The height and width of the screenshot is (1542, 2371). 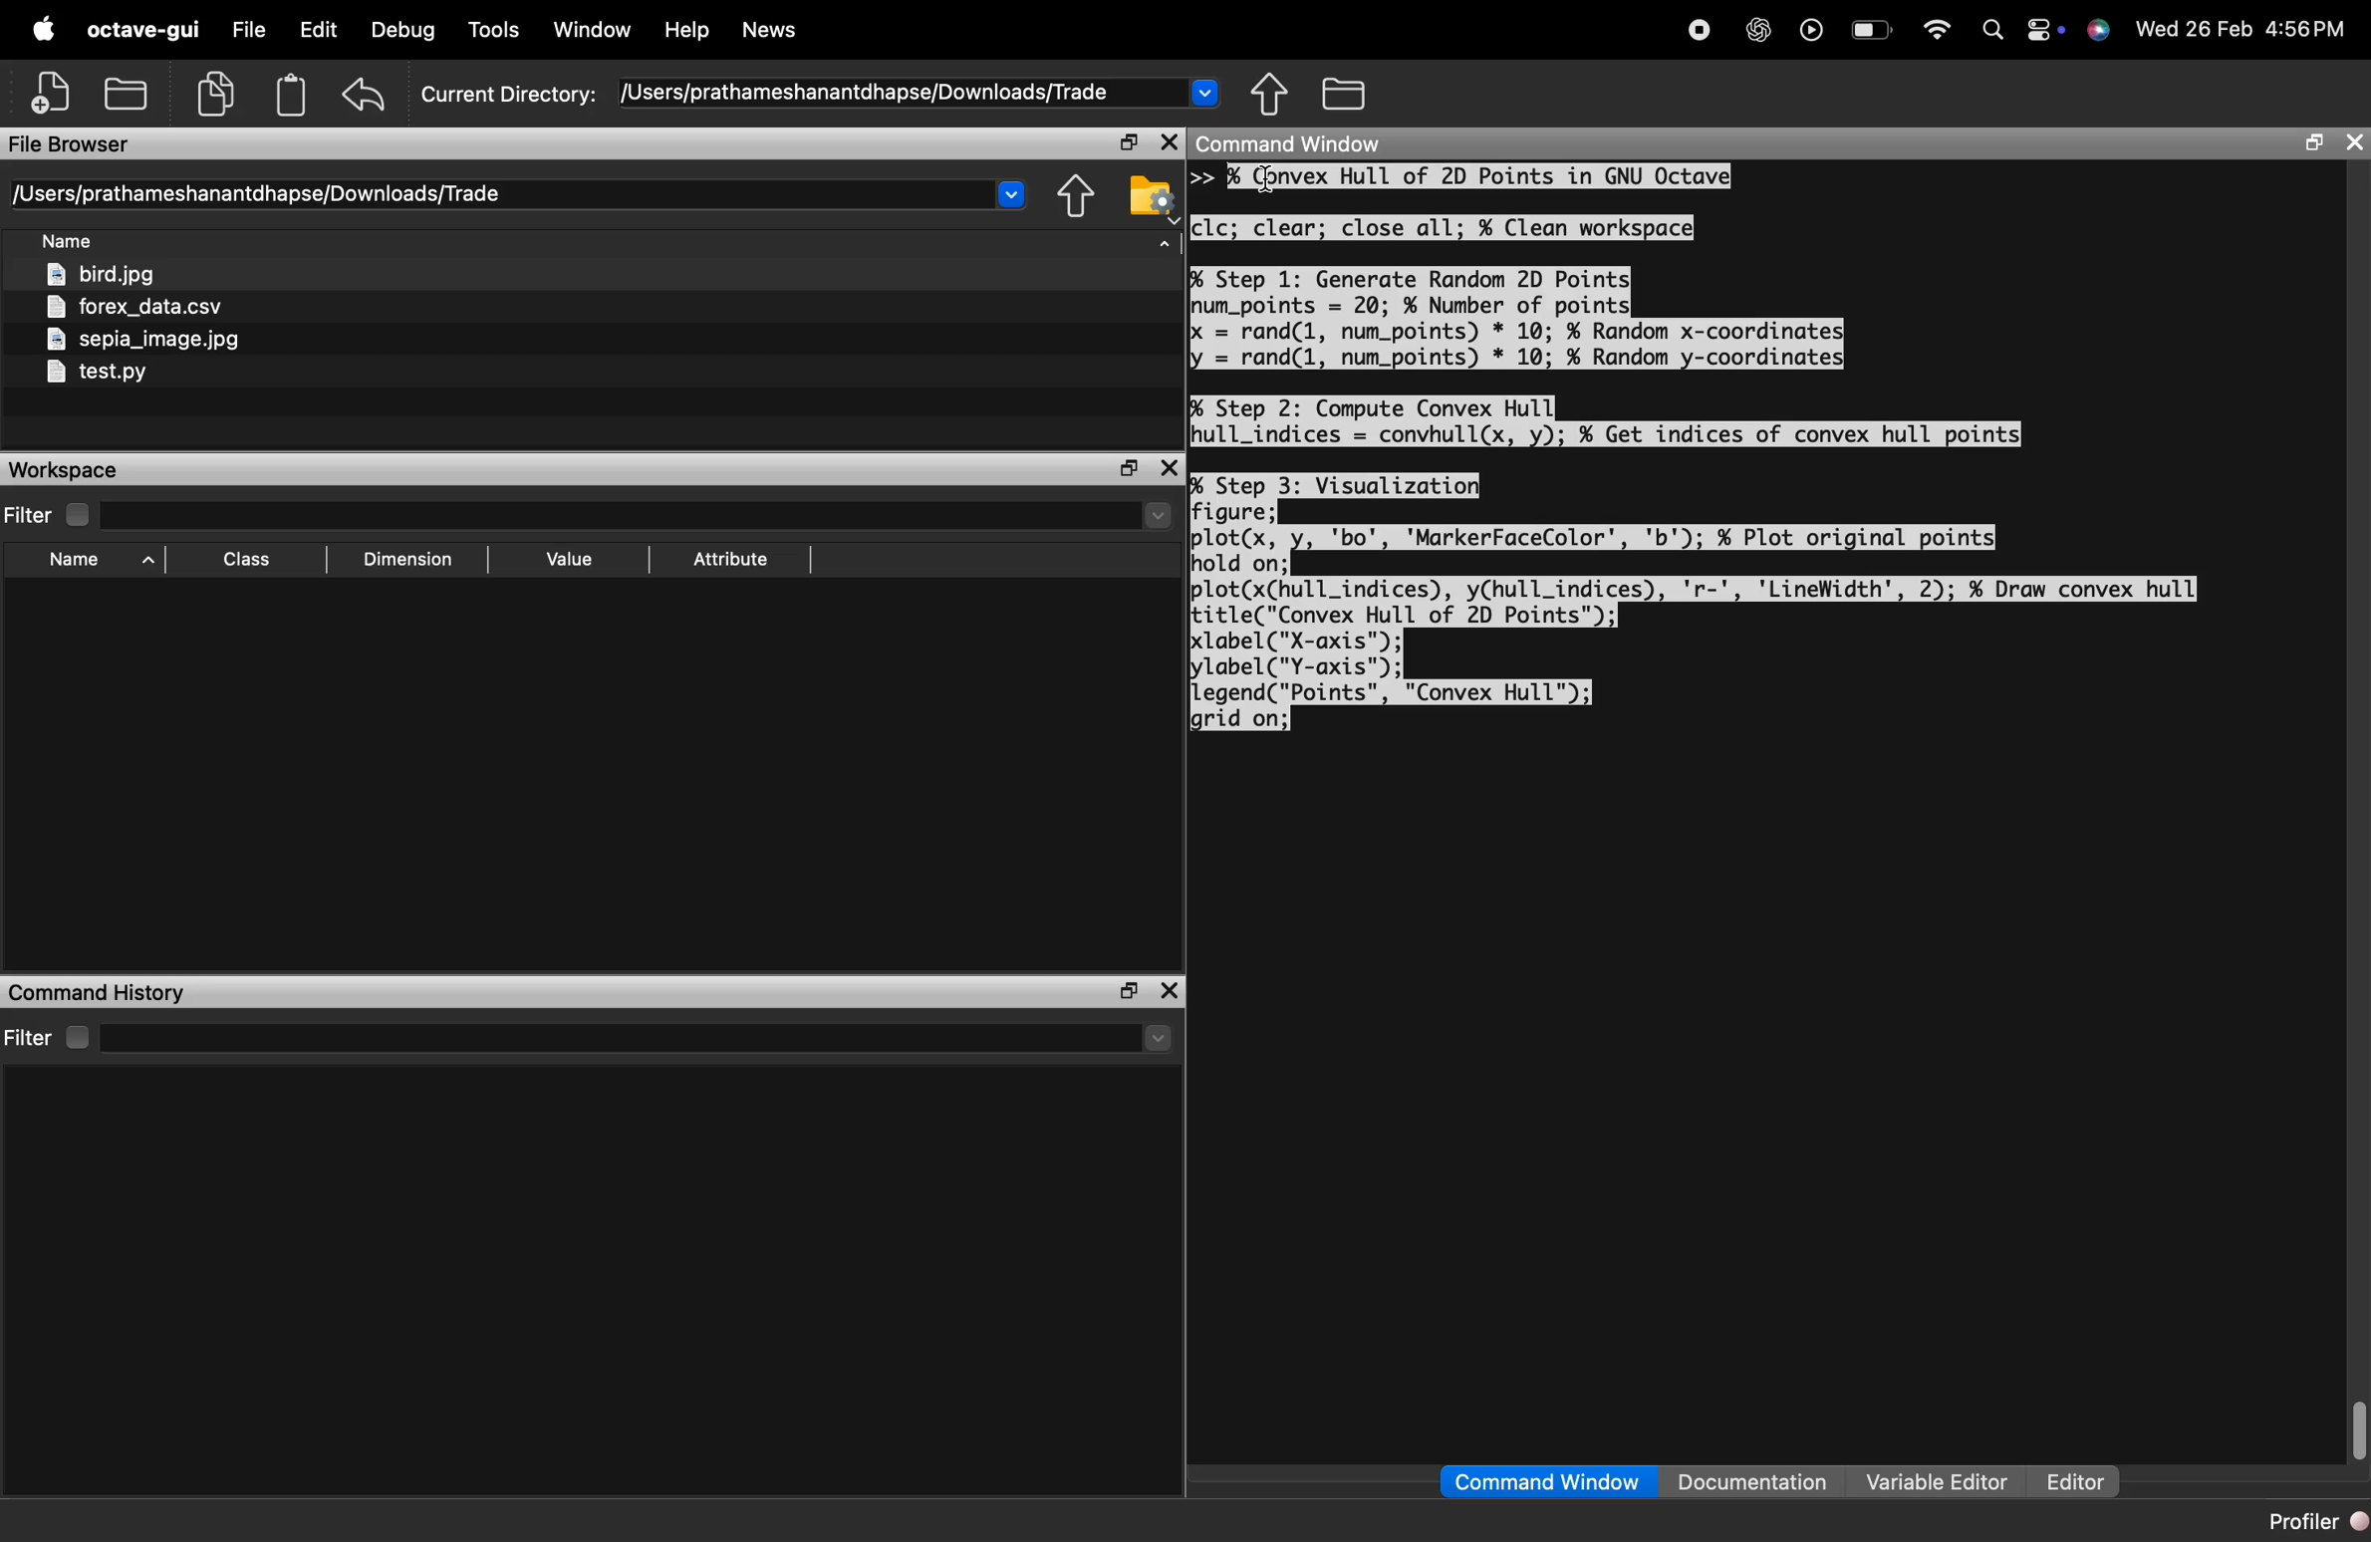 I want to click on separate the window, so click(x=2315, y=143).